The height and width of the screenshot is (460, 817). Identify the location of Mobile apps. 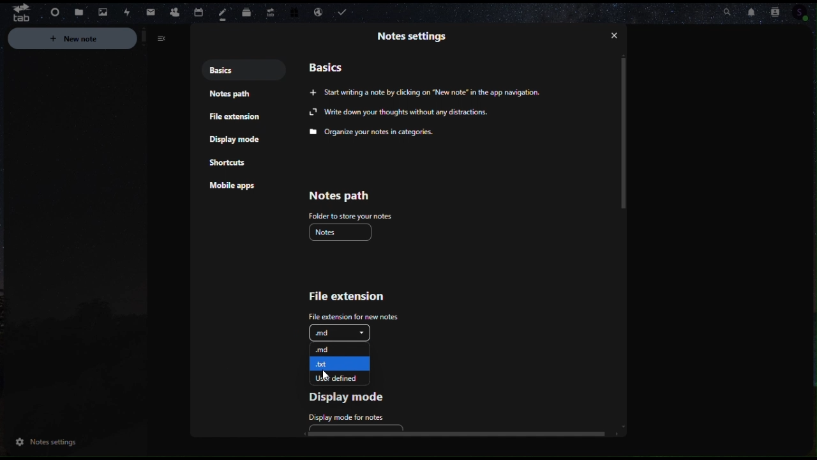
(236, 188).